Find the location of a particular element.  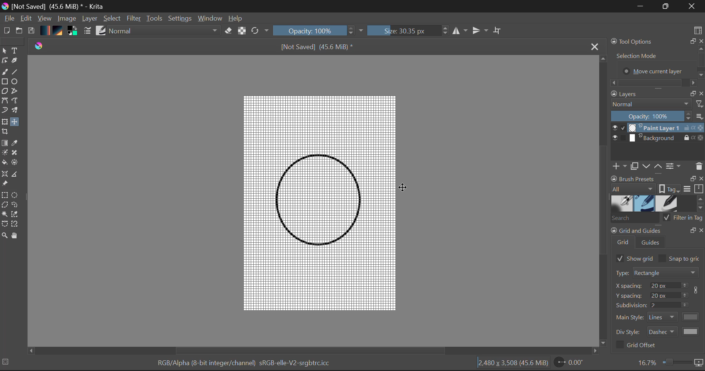

Vertical Mirror Flip is located at coordinates (460, 31).